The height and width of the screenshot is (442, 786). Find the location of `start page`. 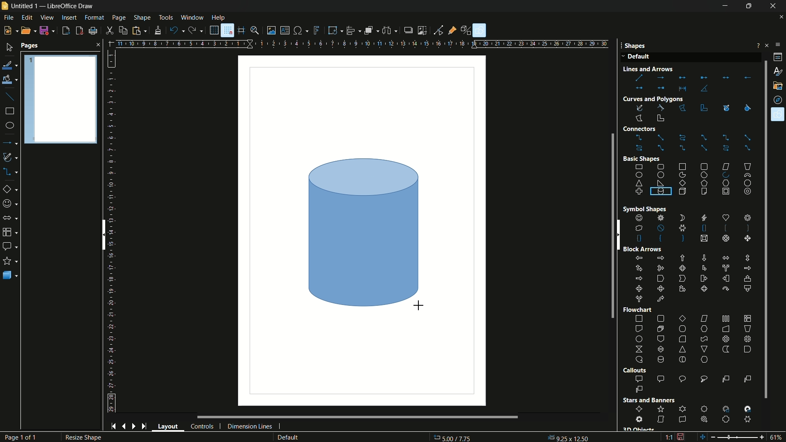

start page is located at coordinates (113, 426).